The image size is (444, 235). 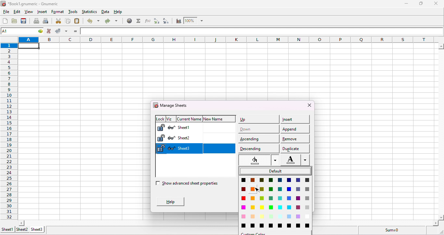 What do you see at coordinates (93, 21) in the screenshot?
I see `undo` at bounding box center [93, 21].